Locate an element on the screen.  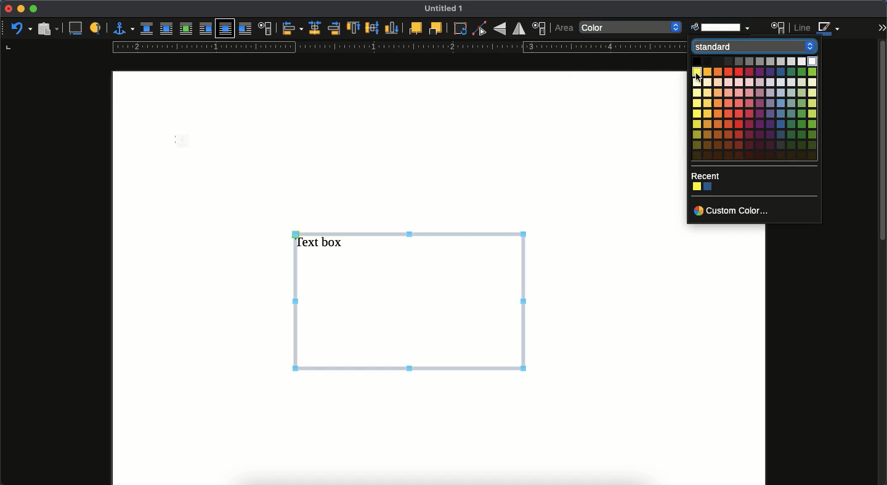
maximize is located at coordinates (34, 9).